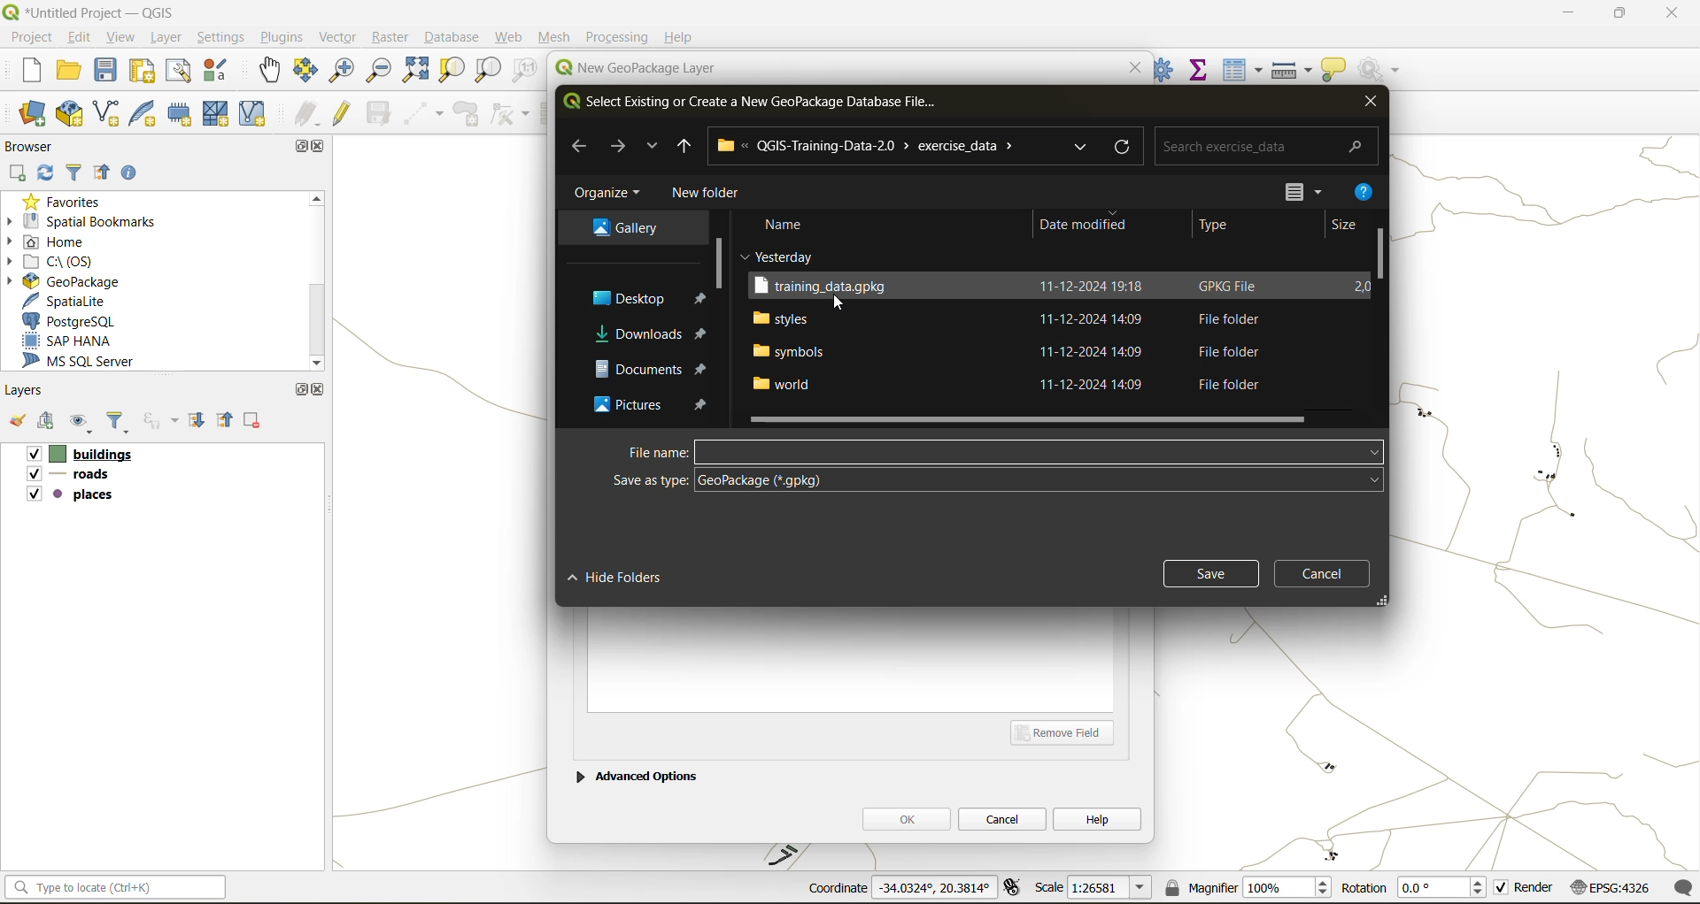 This screenshot has height=904, width=1700. What do you see at coordinates (107, 114) in the screenshot?
I see `new shapefile layer` at bounding box center [107, 114].